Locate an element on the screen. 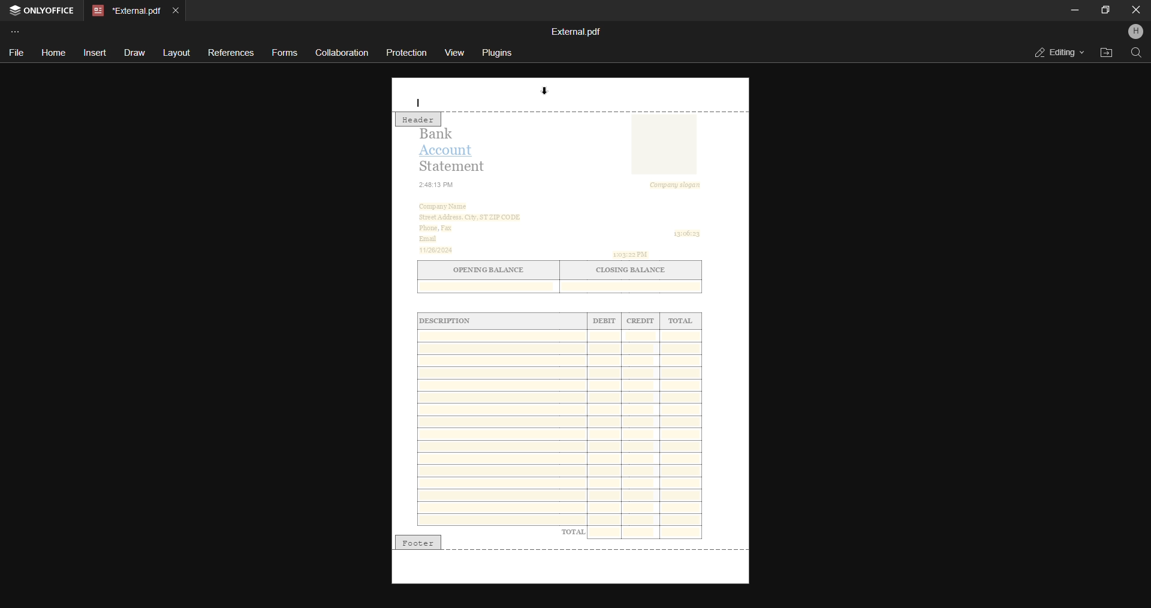 The width and height of the screenshot is (1151, 608). close is located at coordinates (1136, 10).